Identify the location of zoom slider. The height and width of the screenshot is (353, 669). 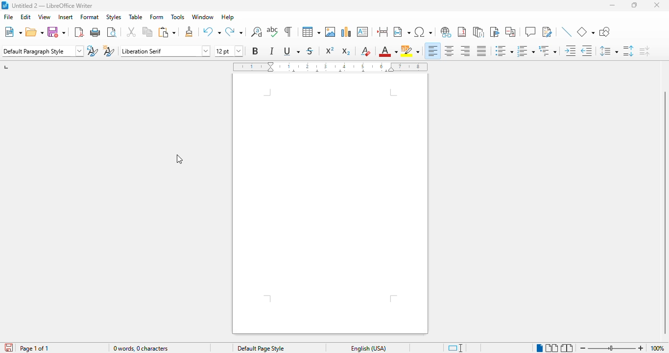
(613, 347).